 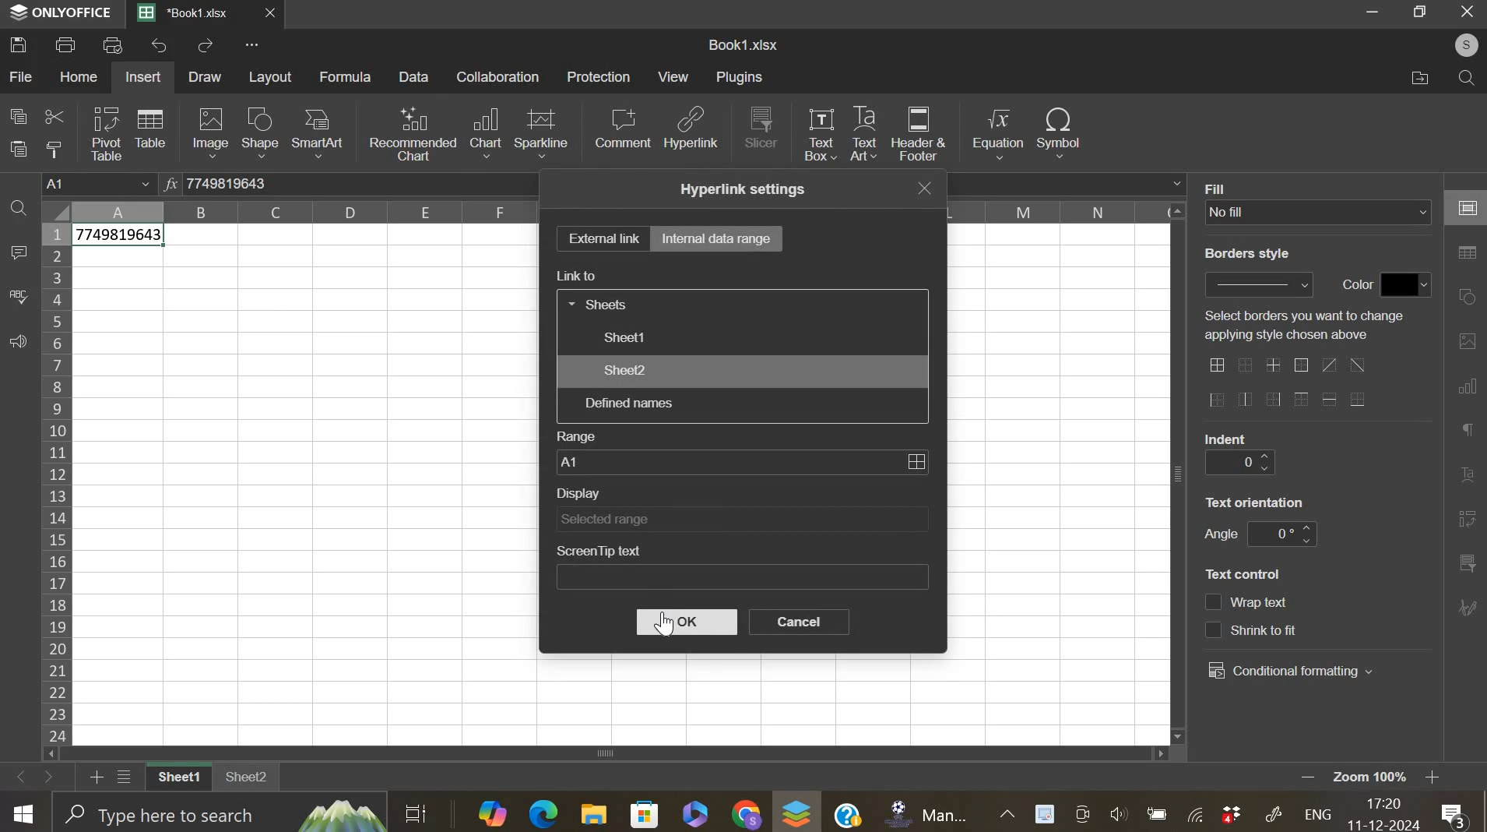 What do you see at coordinates (602, 238) in the screenshot?
I see `external link` at bounding box center [602, 238].